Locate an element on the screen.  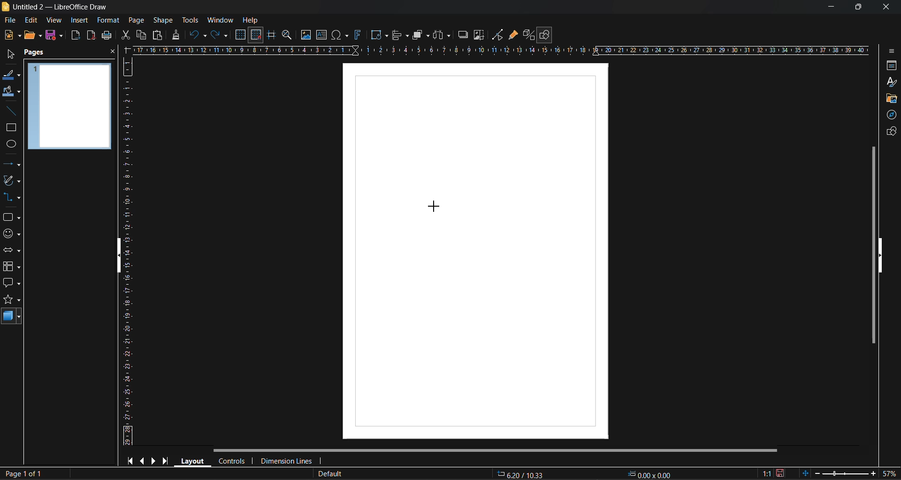
hide is located at coordinates (122, 256).